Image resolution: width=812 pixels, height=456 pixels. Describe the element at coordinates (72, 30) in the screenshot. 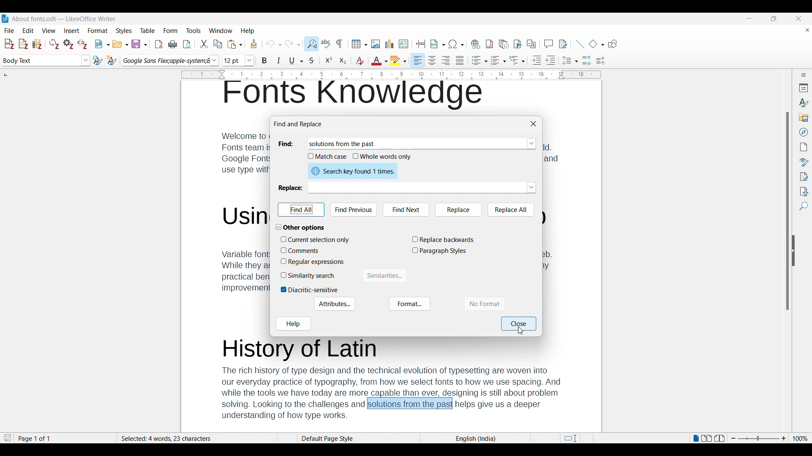

I see `Insert menu` at that location.